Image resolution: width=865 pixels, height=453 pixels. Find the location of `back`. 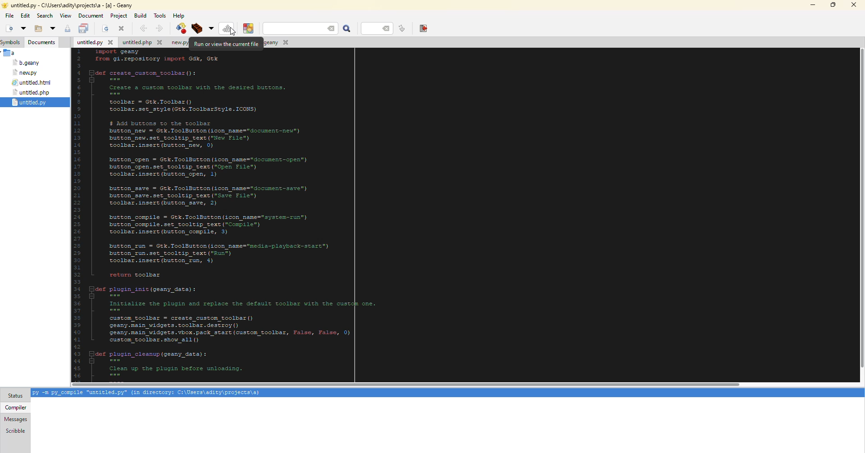

back is located at coordinates (142, 28).